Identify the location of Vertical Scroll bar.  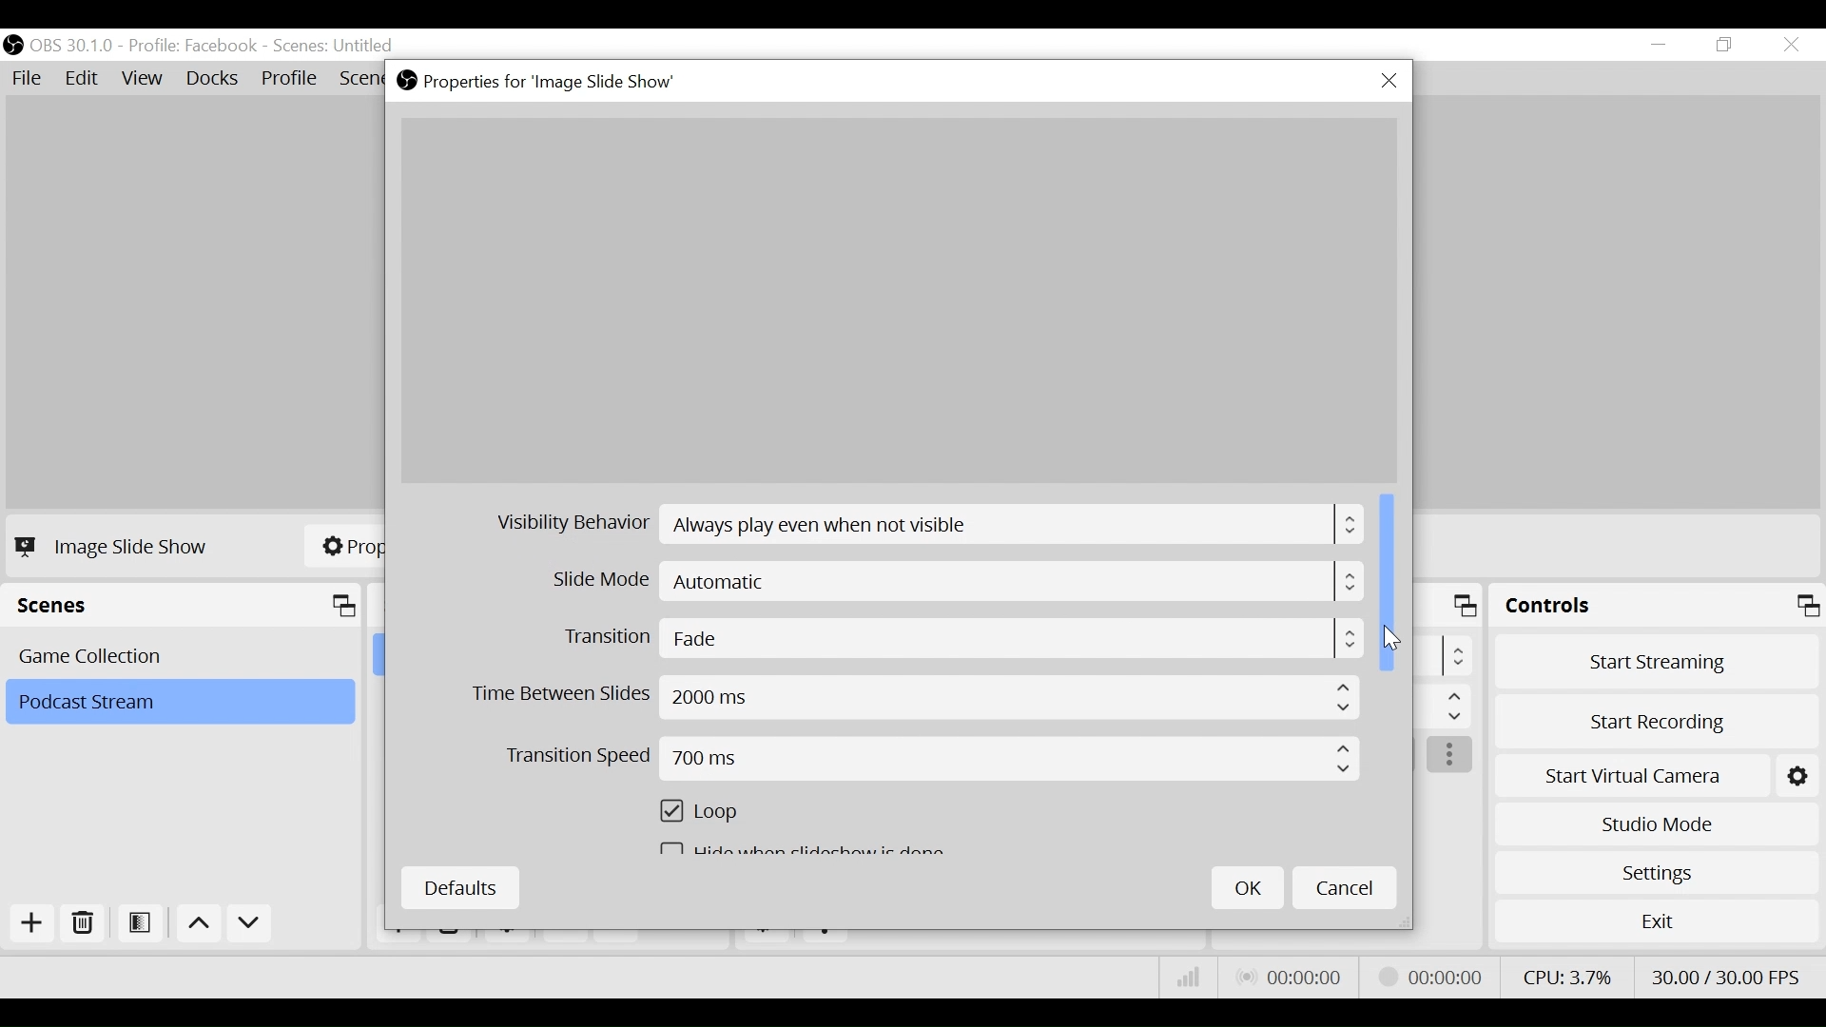
(1389, 581).